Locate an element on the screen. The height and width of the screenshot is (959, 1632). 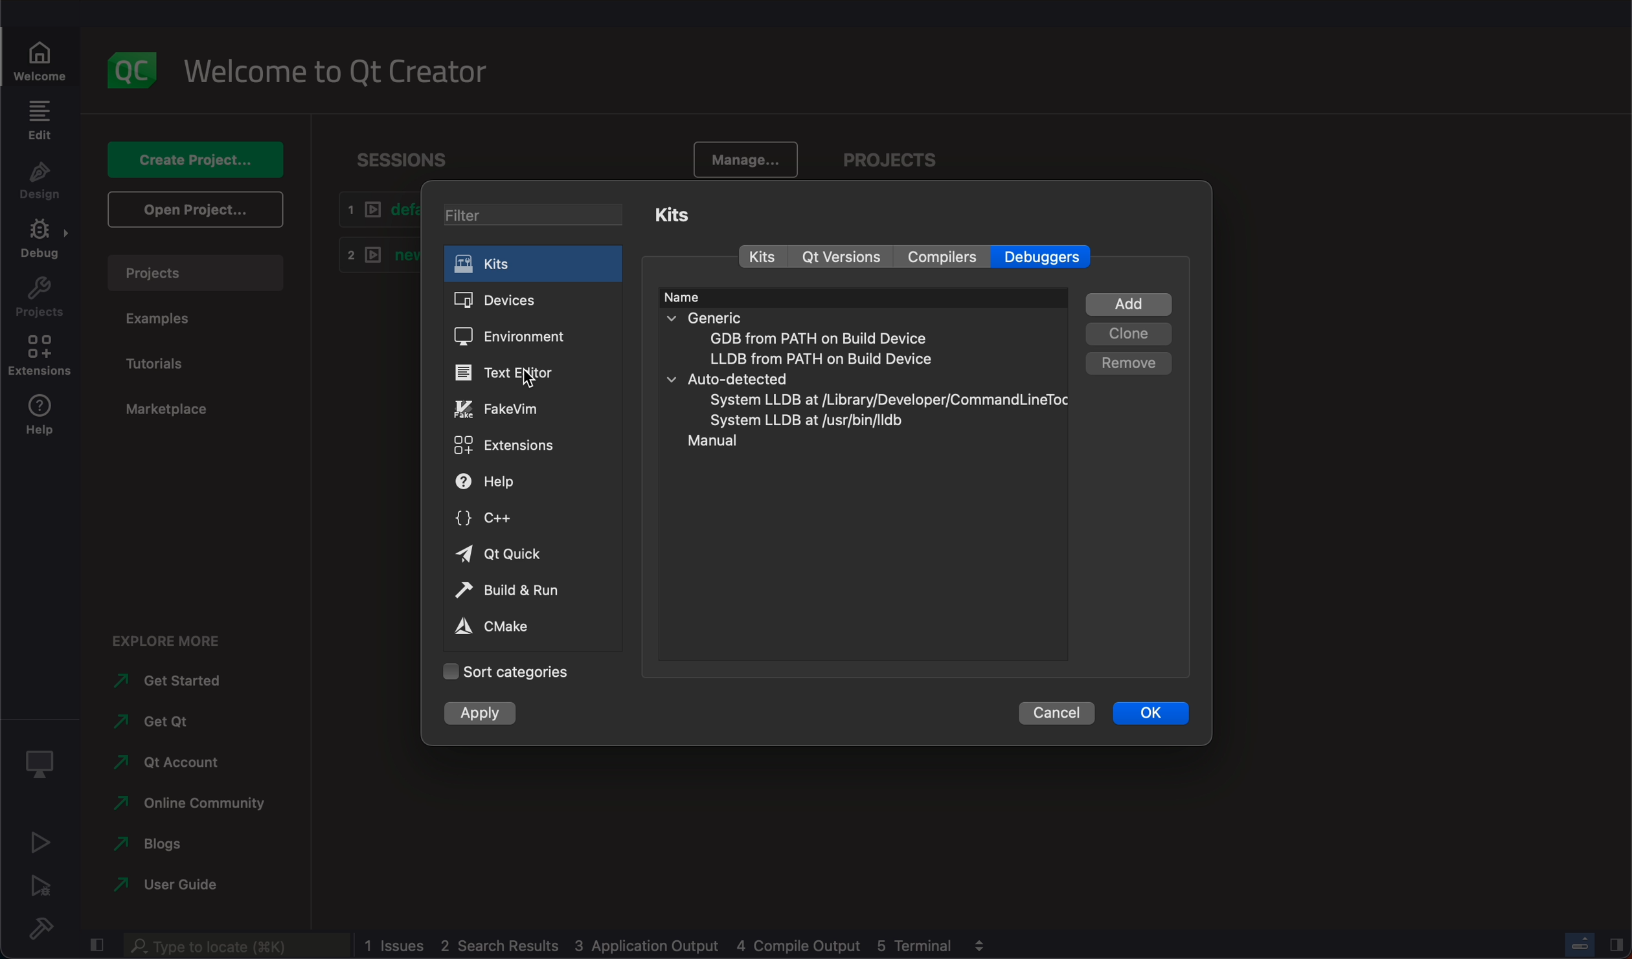
ok is located at coordinates (1151, 718).